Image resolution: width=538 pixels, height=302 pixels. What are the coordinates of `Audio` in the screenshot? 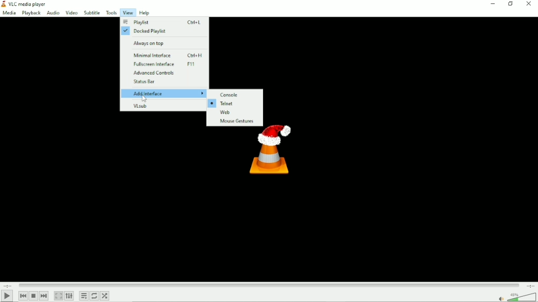 It's located at (52, 13).